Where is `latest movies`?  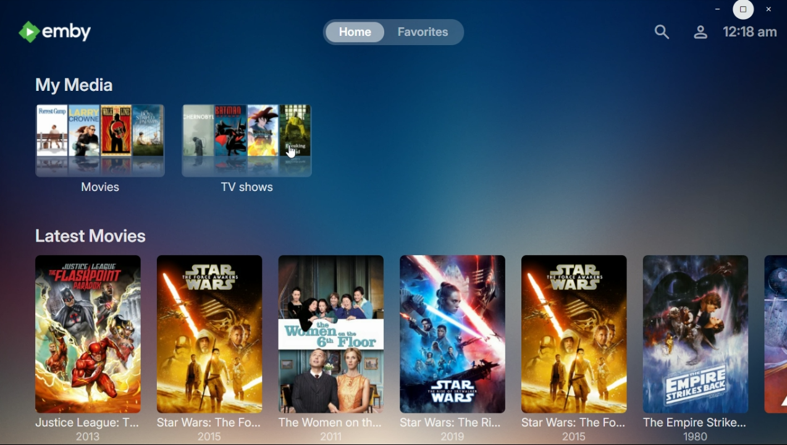 latest movies is located at coordinates (94, 234).